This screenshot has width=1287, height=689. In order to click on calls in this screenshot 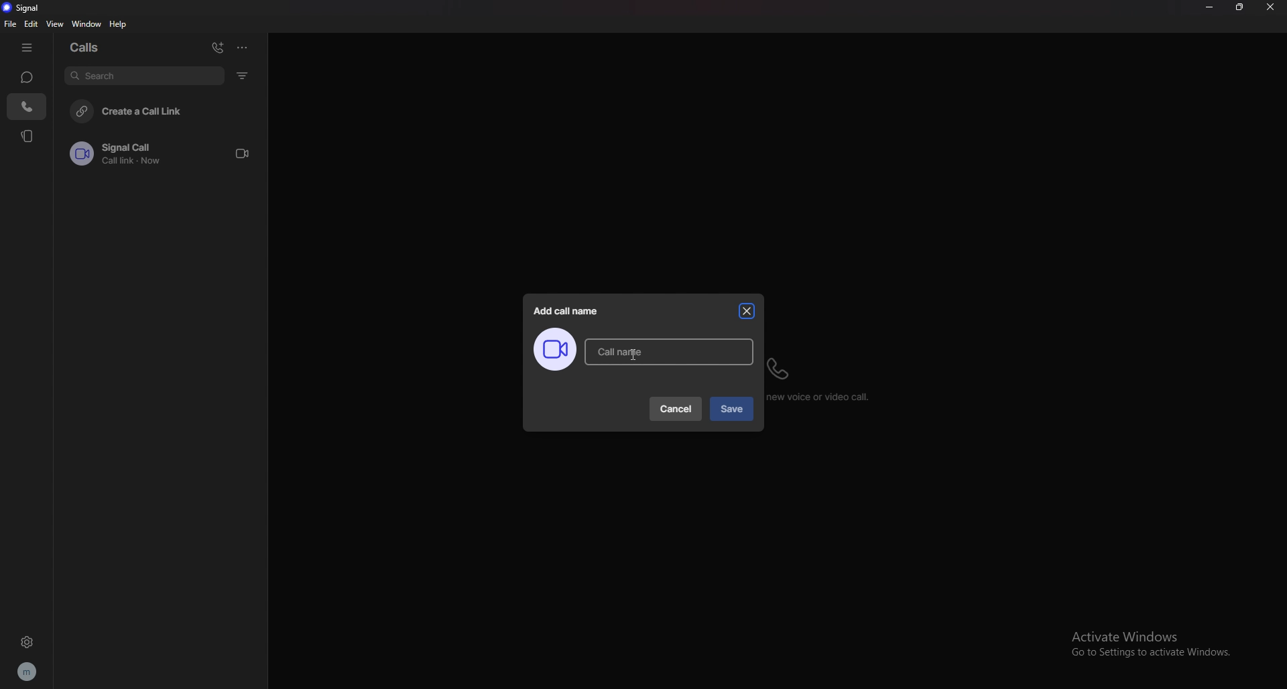, I will do `click(27, 107)`.